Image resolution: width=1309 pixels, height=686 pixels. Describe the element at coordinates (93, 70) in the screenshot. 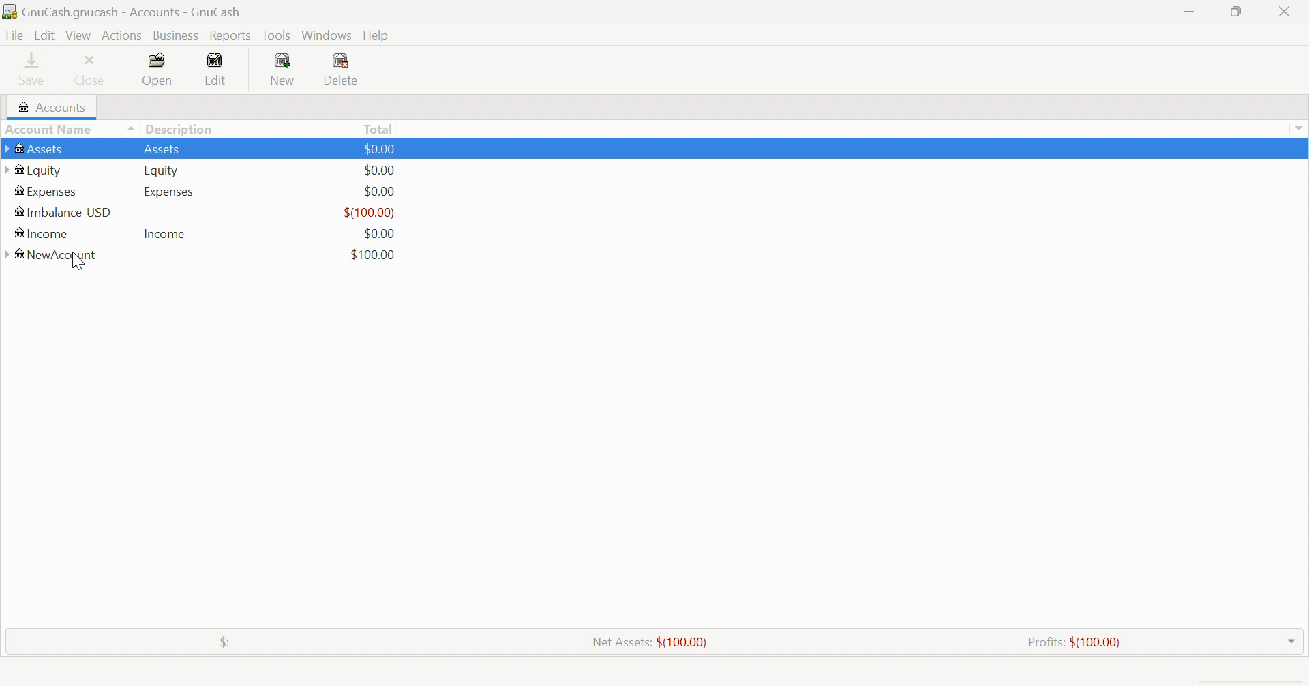

I see `Close` at that location.